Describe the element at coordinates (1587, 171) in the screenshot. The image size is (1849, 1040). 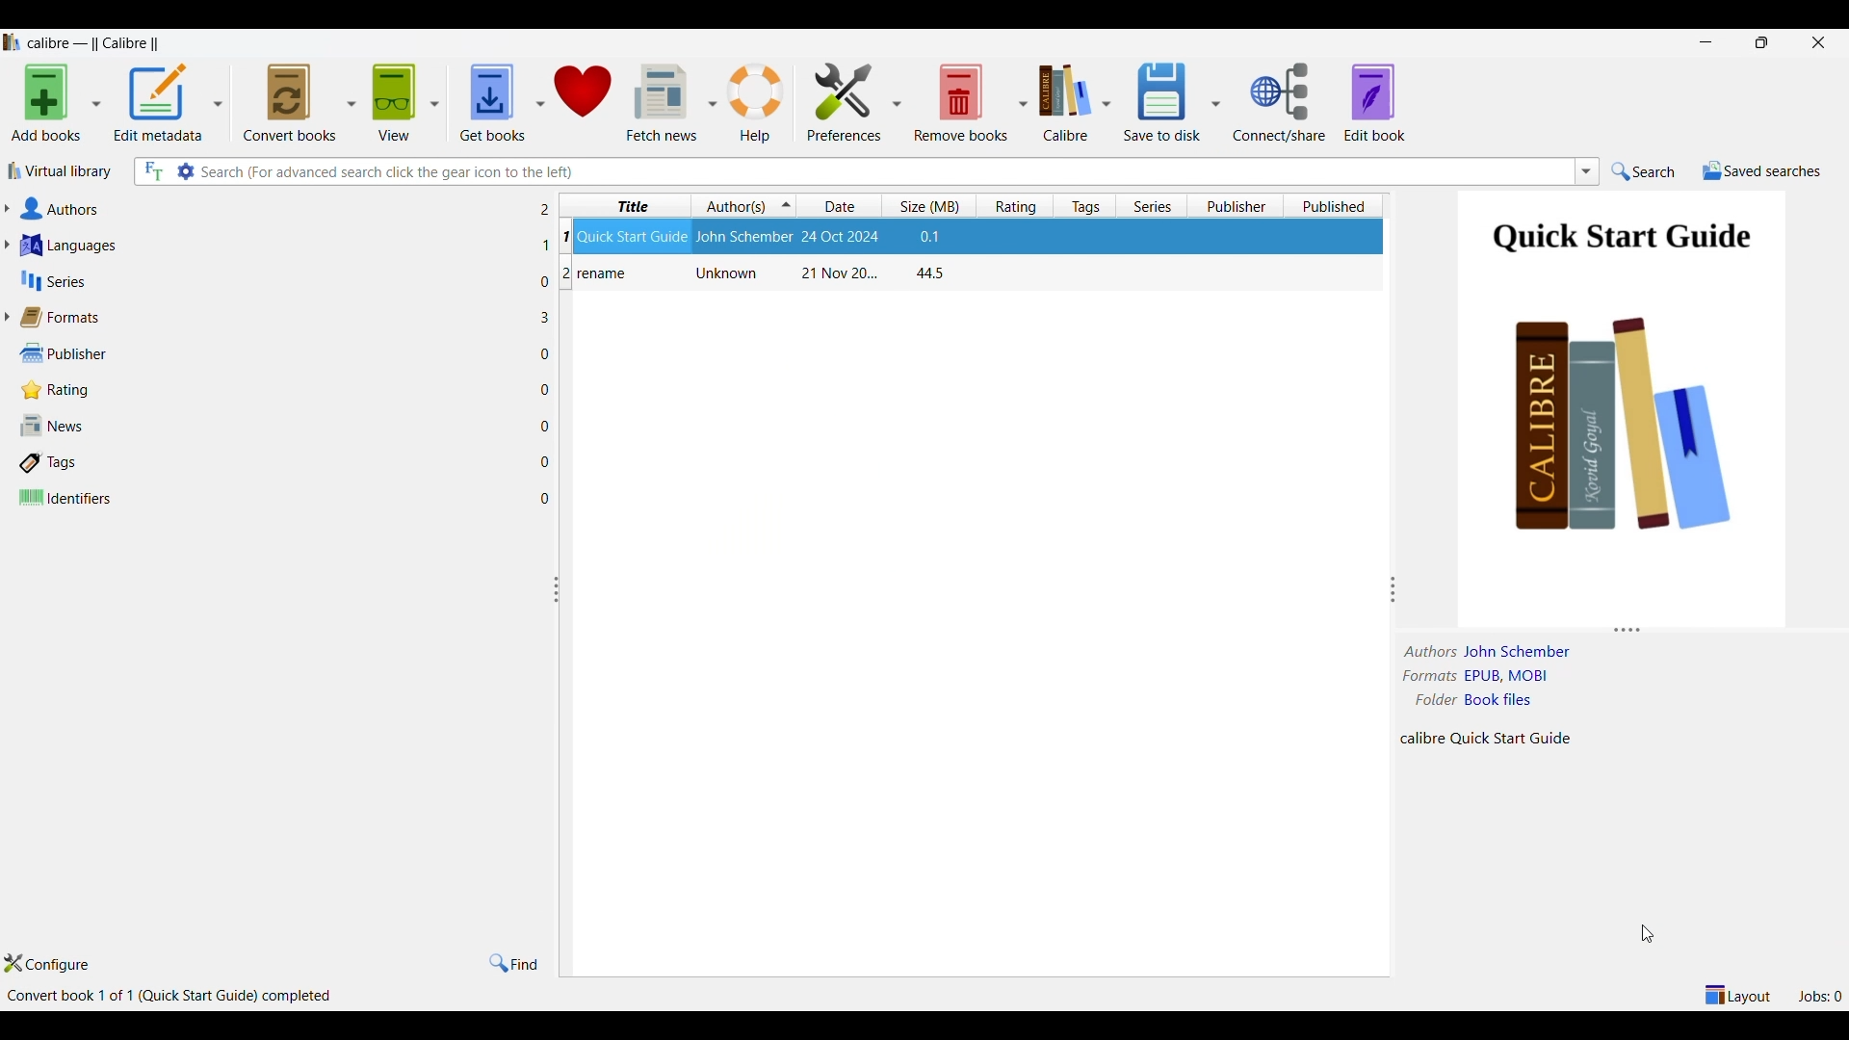
I see `List searches` at that location.